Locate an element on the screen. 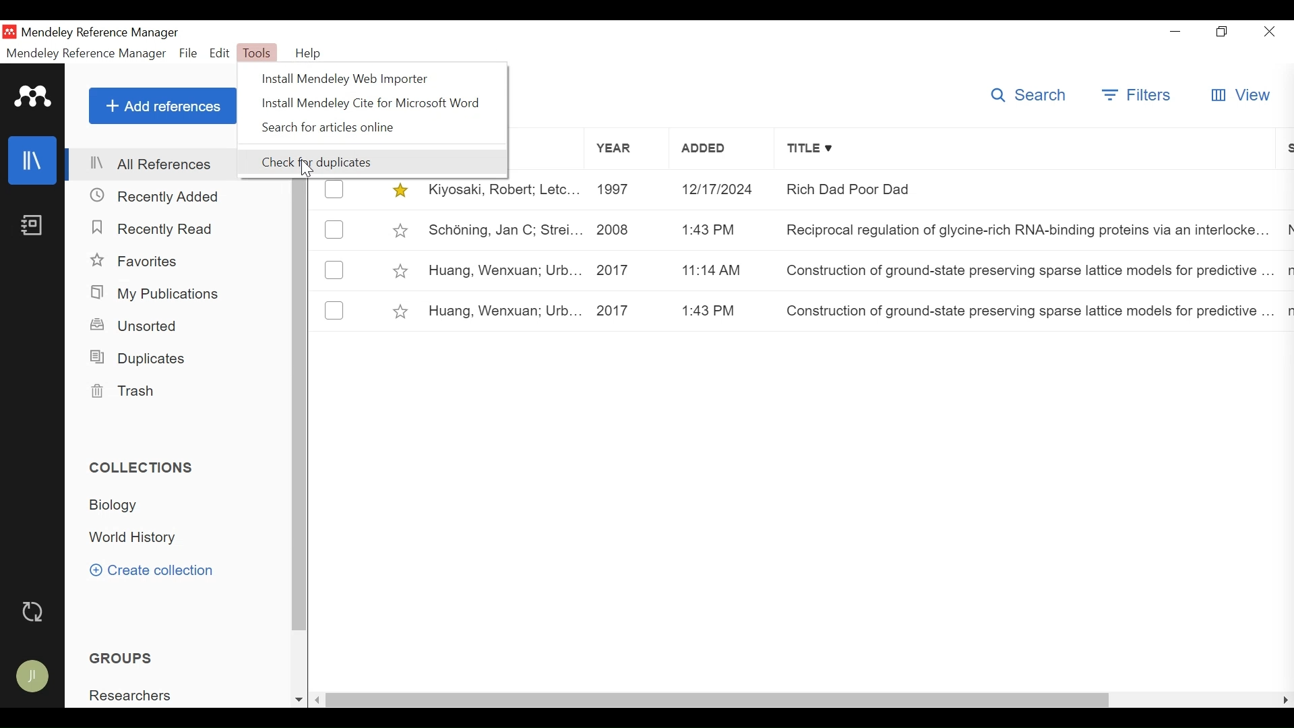 This screenshot has width=1294, height=728. Kiyosaki, Robert is located at coordinates (506, 190).